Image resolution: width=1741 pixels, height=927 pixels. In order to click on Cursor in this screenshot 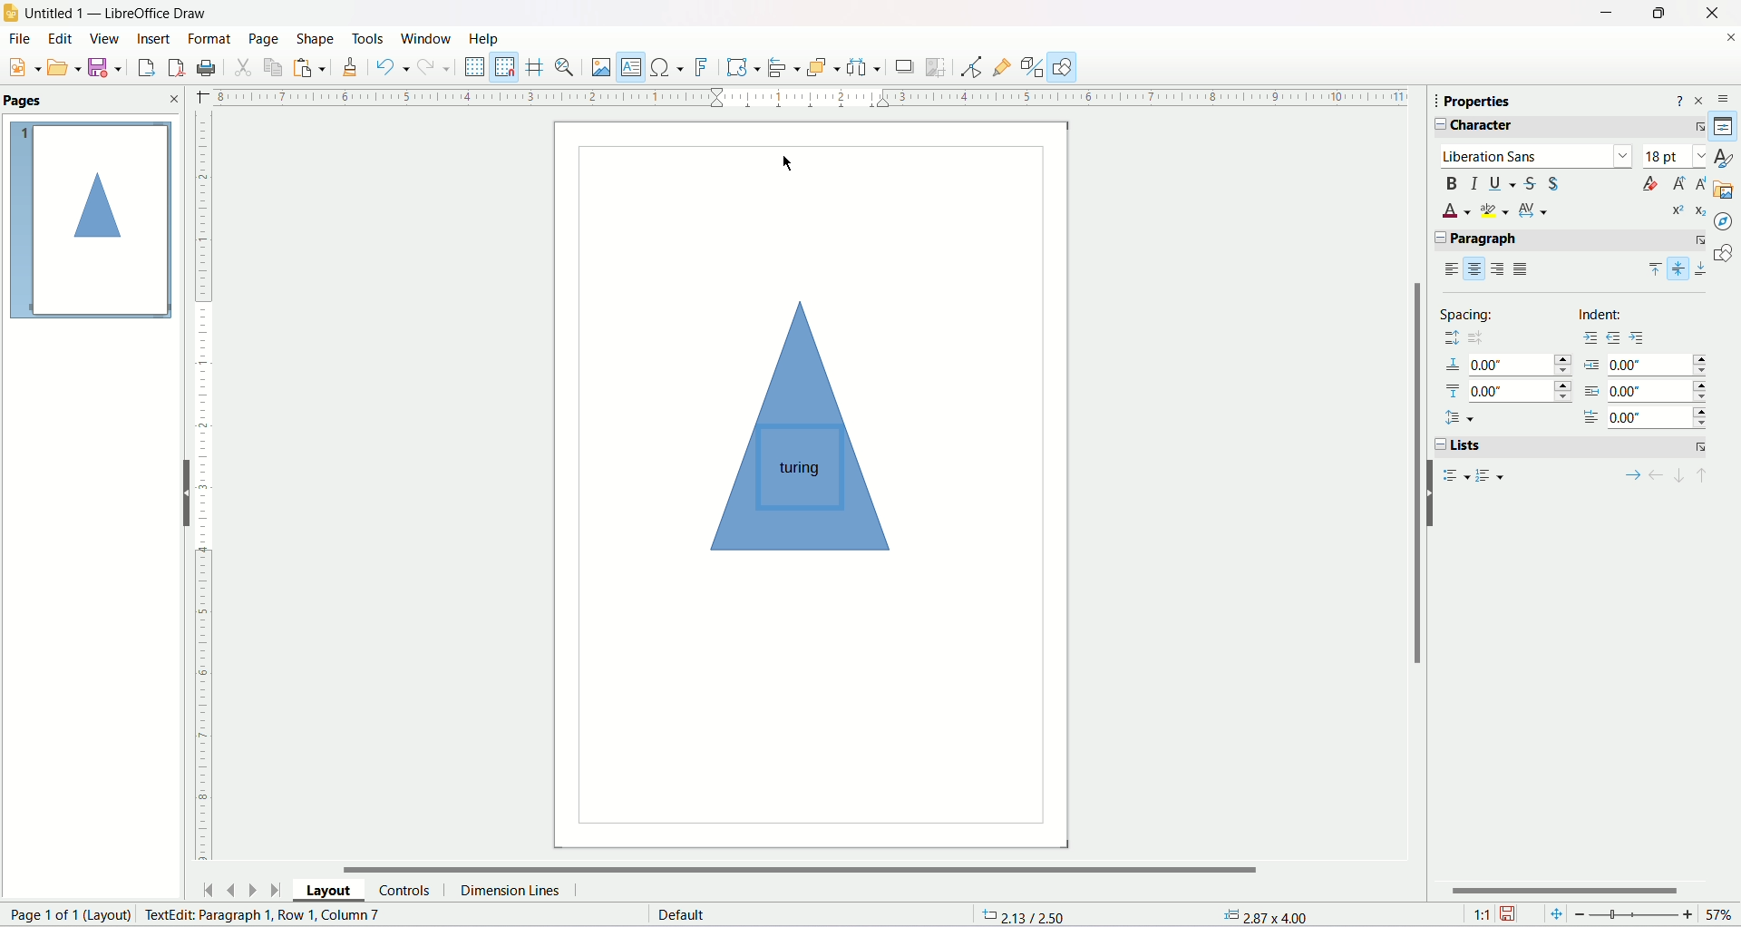, I will do `click(779, 163)`.